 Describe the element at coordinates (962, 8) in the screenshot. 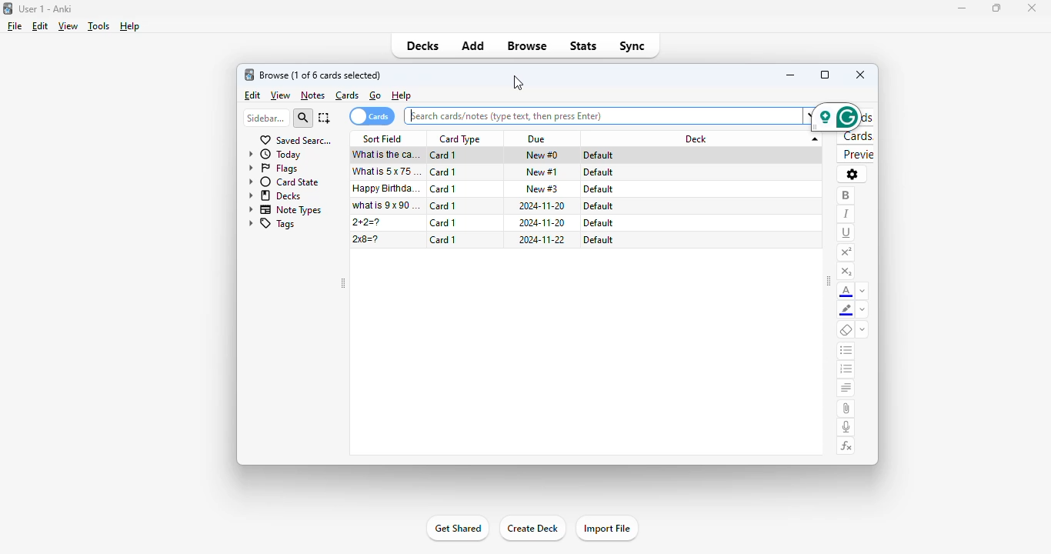

I see `minimize` at that location.